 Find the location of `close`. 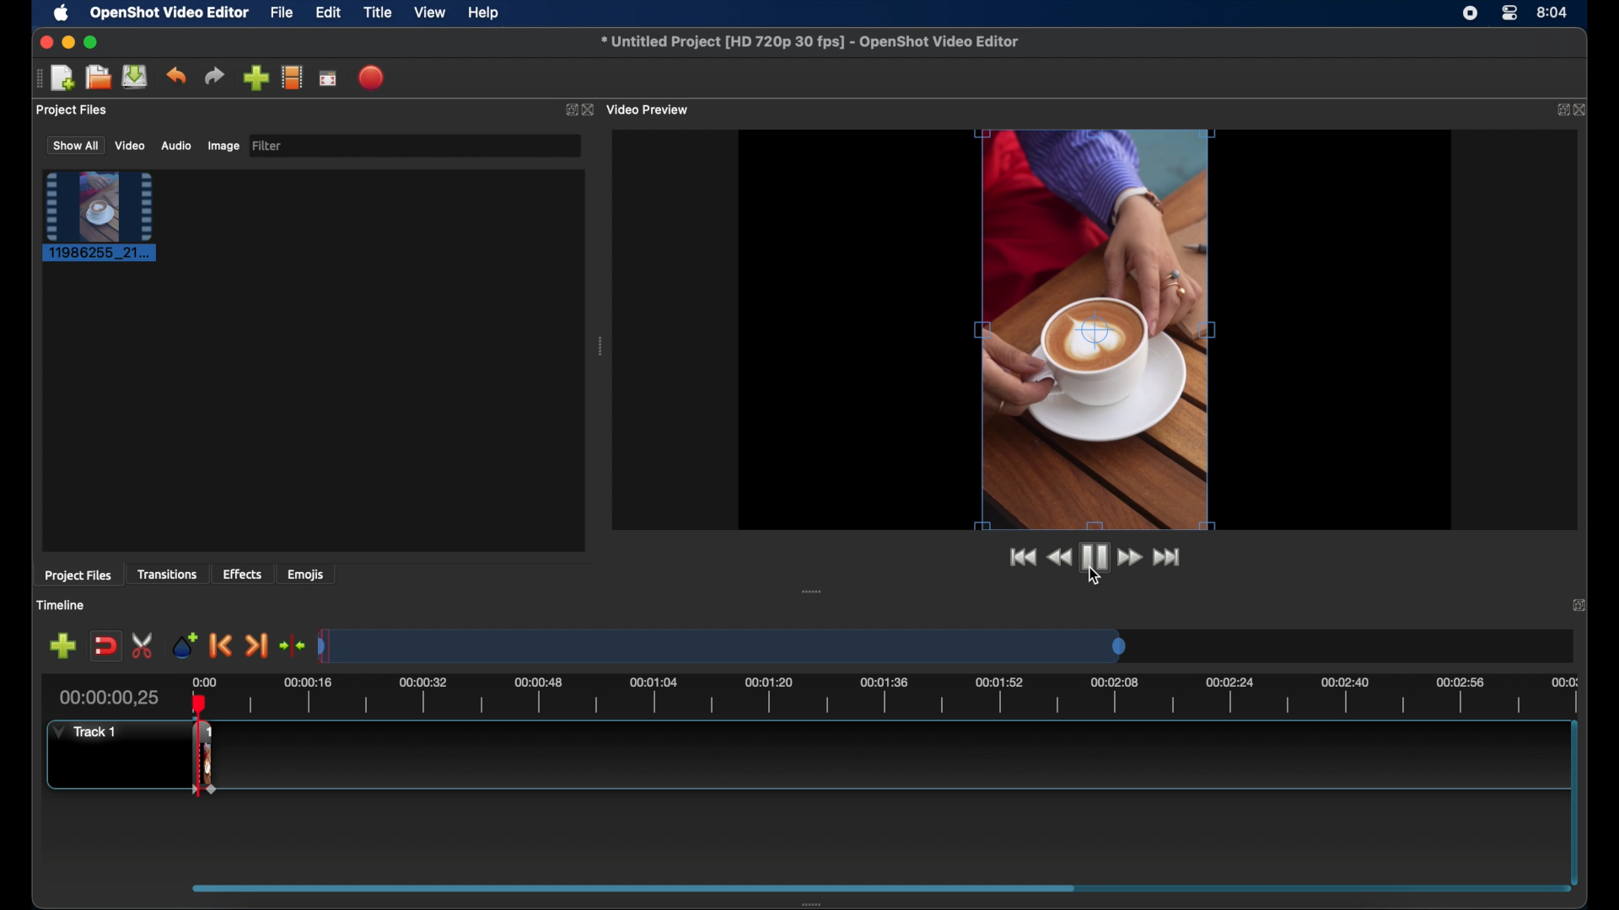

close is located at coordinates (589, 110).